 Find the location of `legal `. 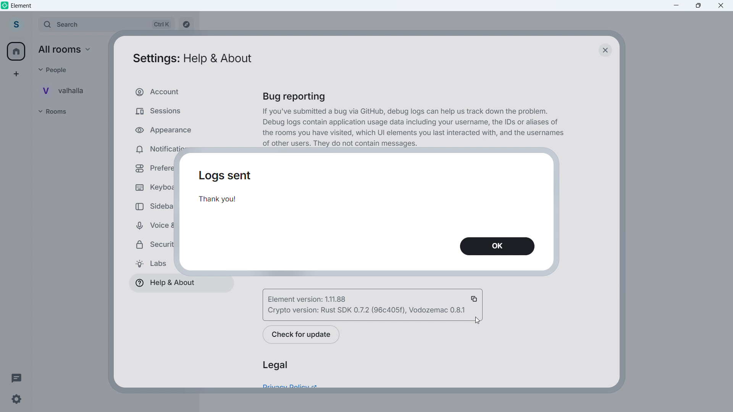

legal  is located at coordinates (275, 365).